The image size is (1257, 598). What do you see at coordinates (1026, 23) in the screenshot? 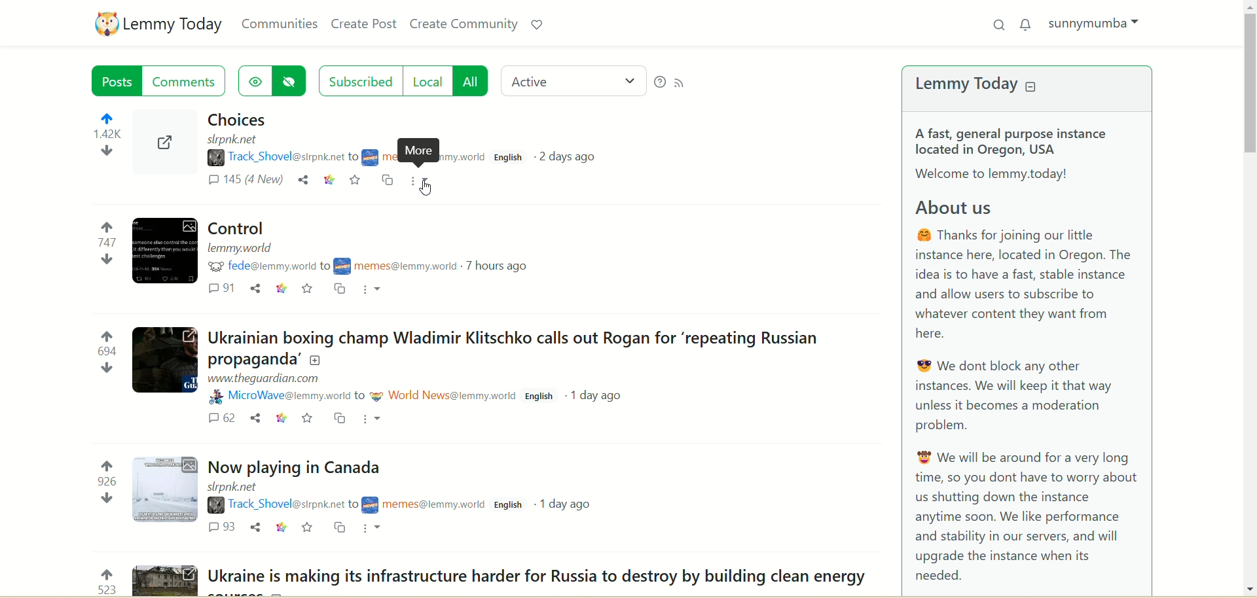
I see `notification` at bounding box center [1026, 23].